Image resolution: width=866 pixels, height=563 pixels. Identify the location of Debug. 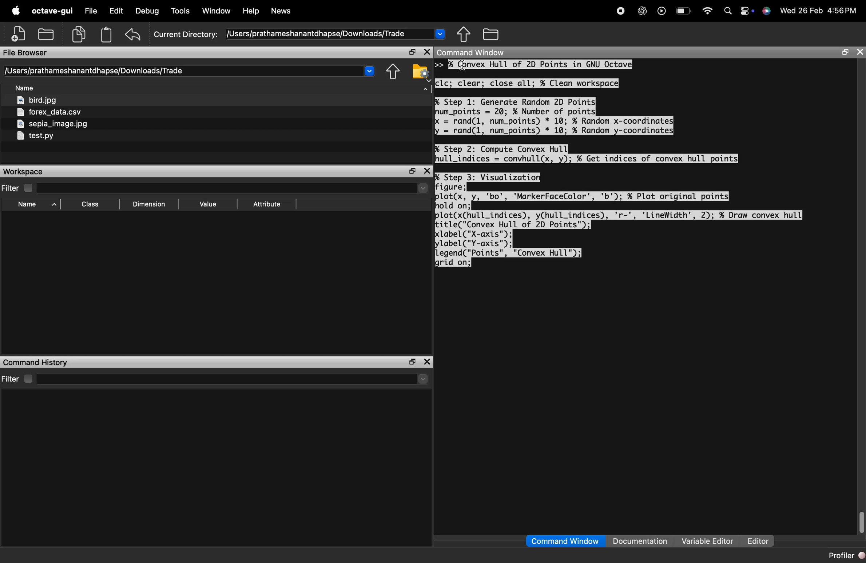
(147, 11).